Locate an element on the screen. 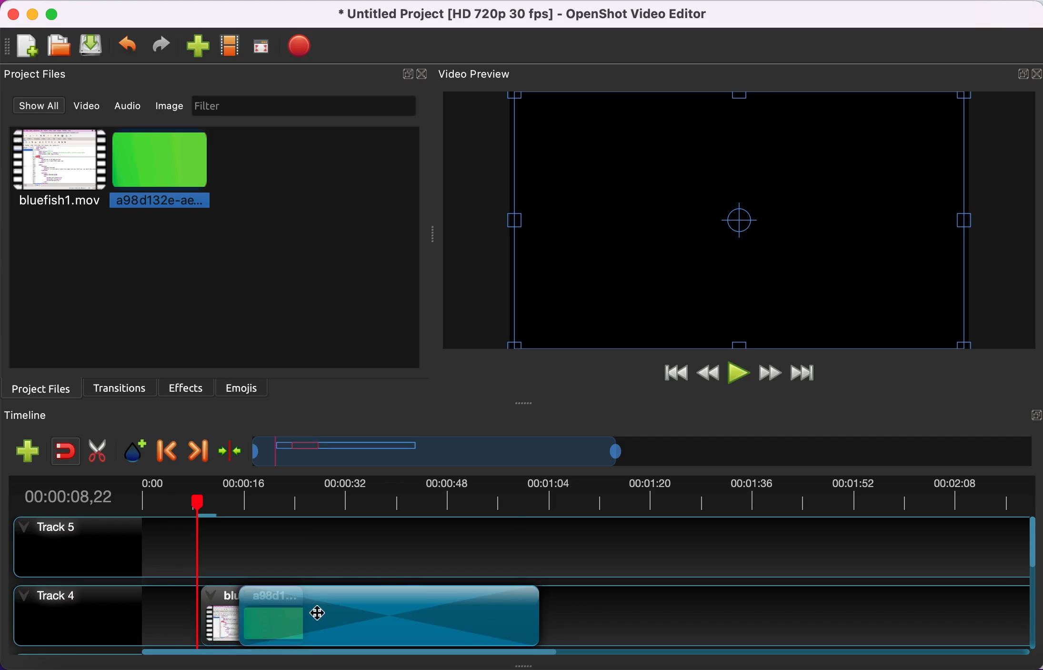 This screenshot has width=1043, height=670. choose profile is located at coordinates (229, 48).